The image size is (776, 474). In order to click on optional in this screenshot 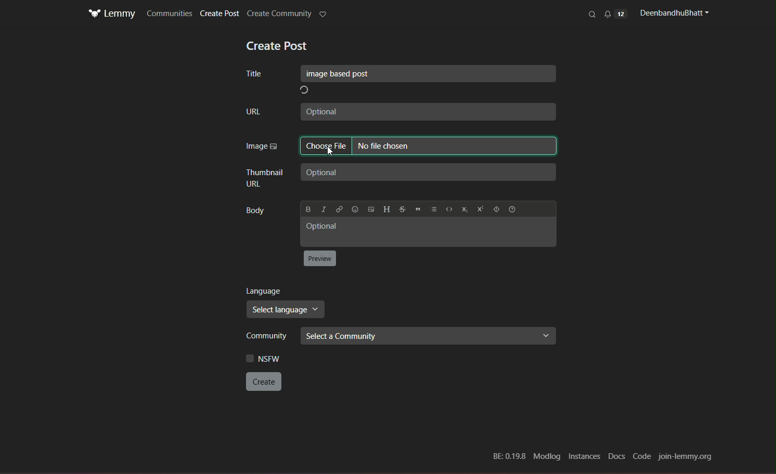, I will do `click(429, 171)`.